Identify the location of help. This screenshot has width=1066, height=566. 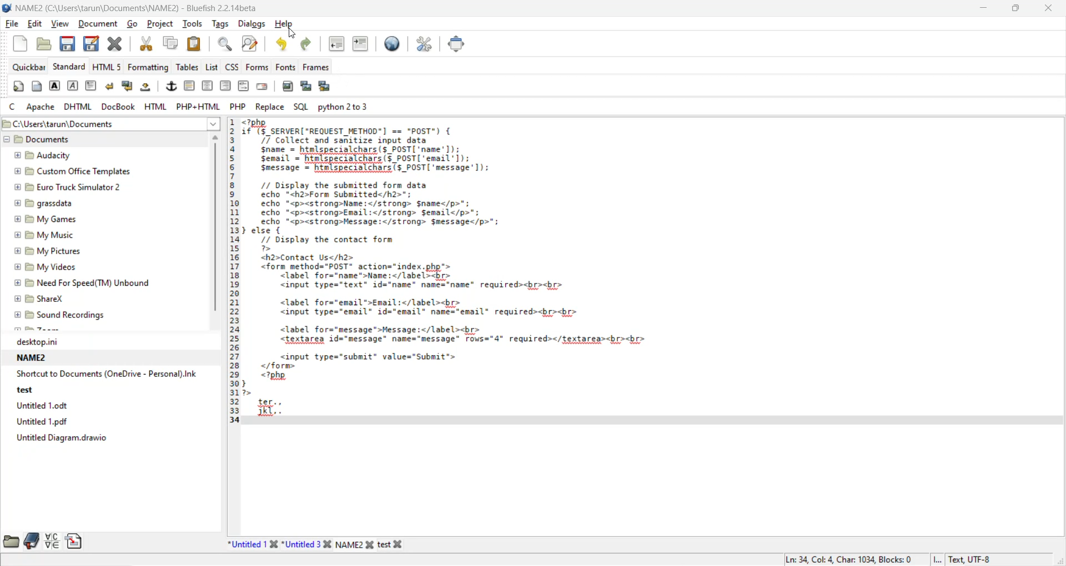
(288, 25).